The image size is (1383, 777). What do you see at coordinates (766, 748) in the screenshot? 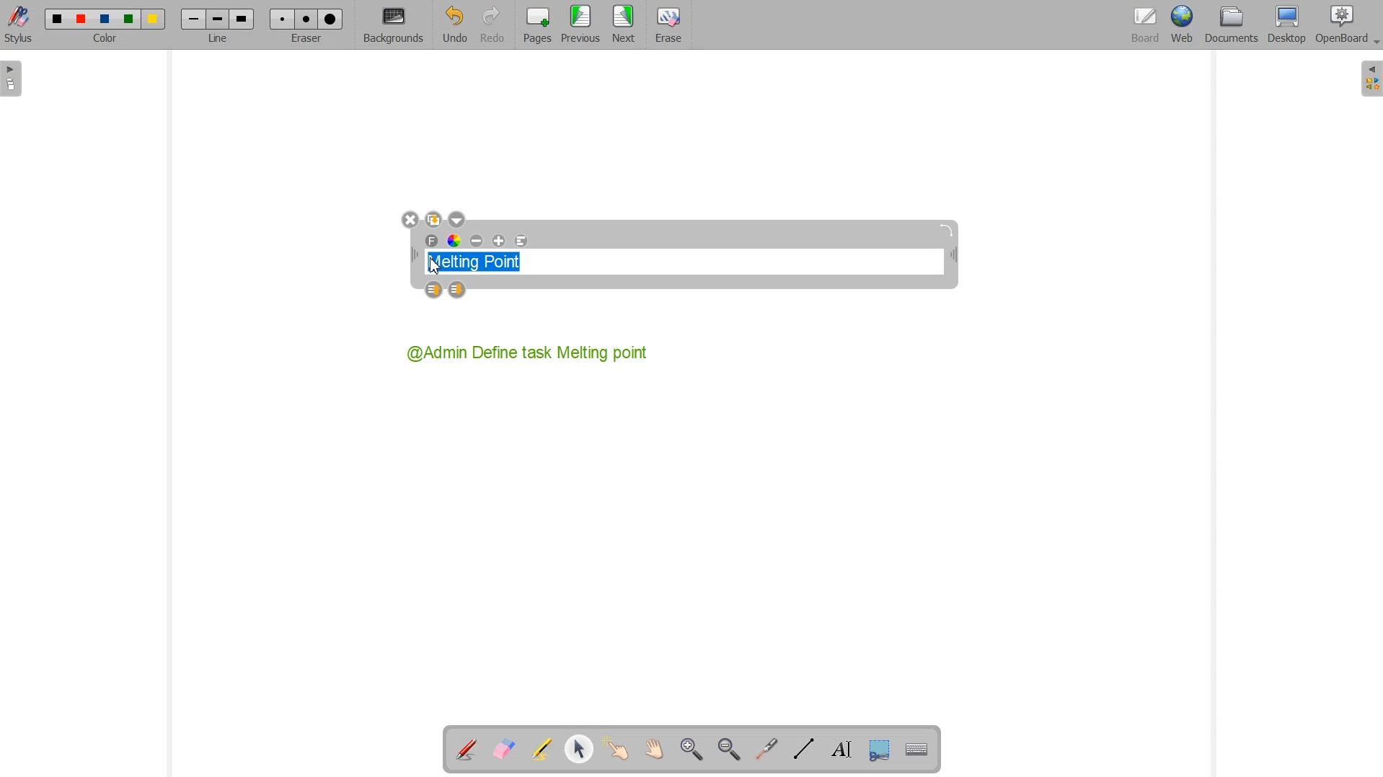
I see `Virtual laser Pointer` at bounding box center [766, 748].